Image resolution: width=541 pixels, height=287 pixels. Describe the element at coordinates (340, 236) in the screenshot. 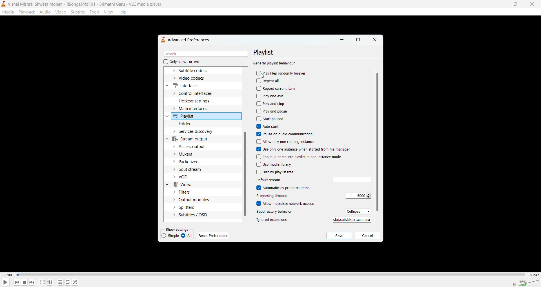

I see `save` at that location.